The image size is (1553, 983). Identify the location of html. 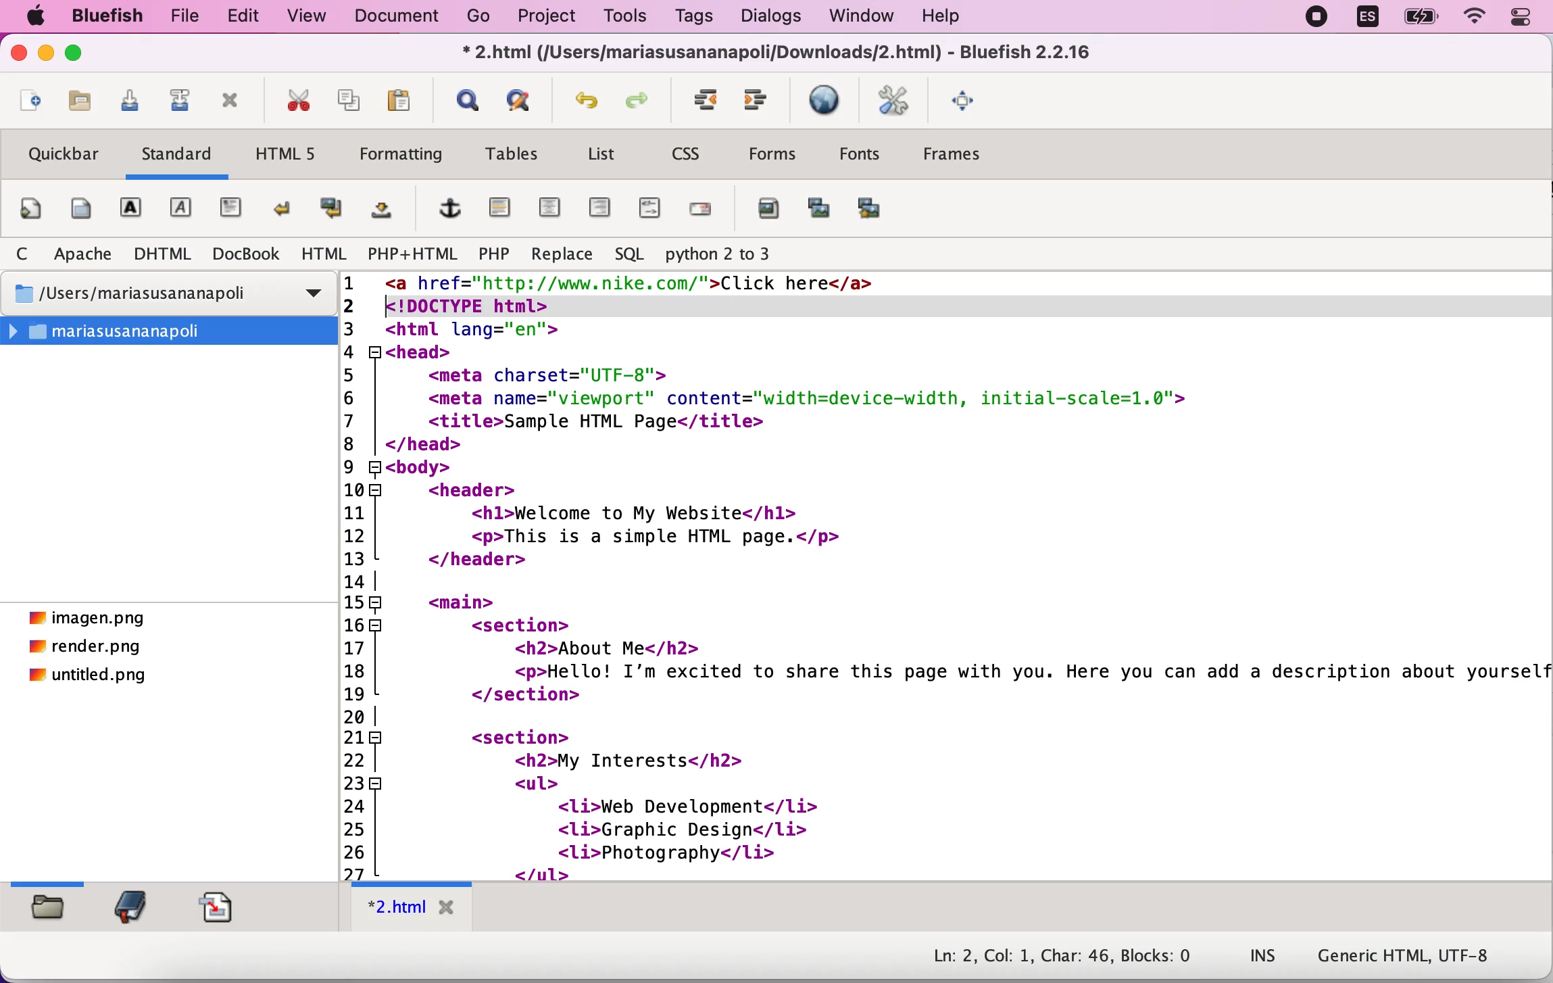
(323, 254).